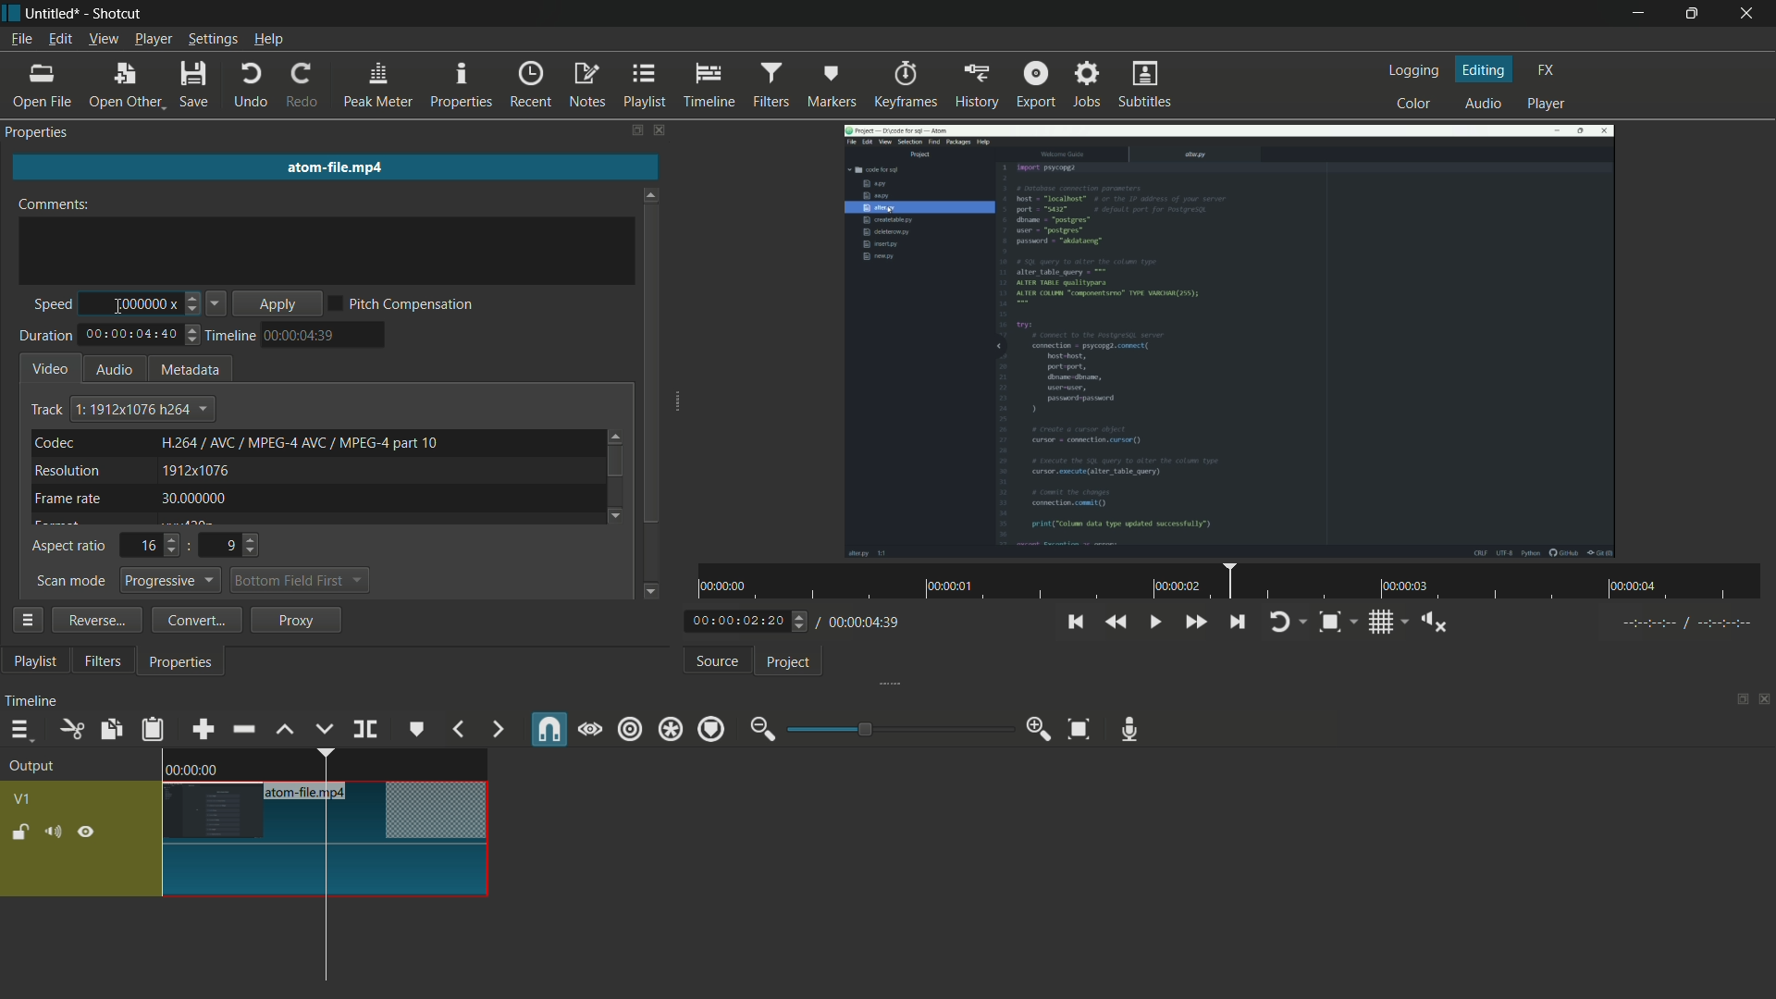 Image resolution: width=1776 pixels, height=999 pixels. What do you see at coordinates (243, 730) in the screenshot?
I see `ripple delete` at bounding box center [243, 730].